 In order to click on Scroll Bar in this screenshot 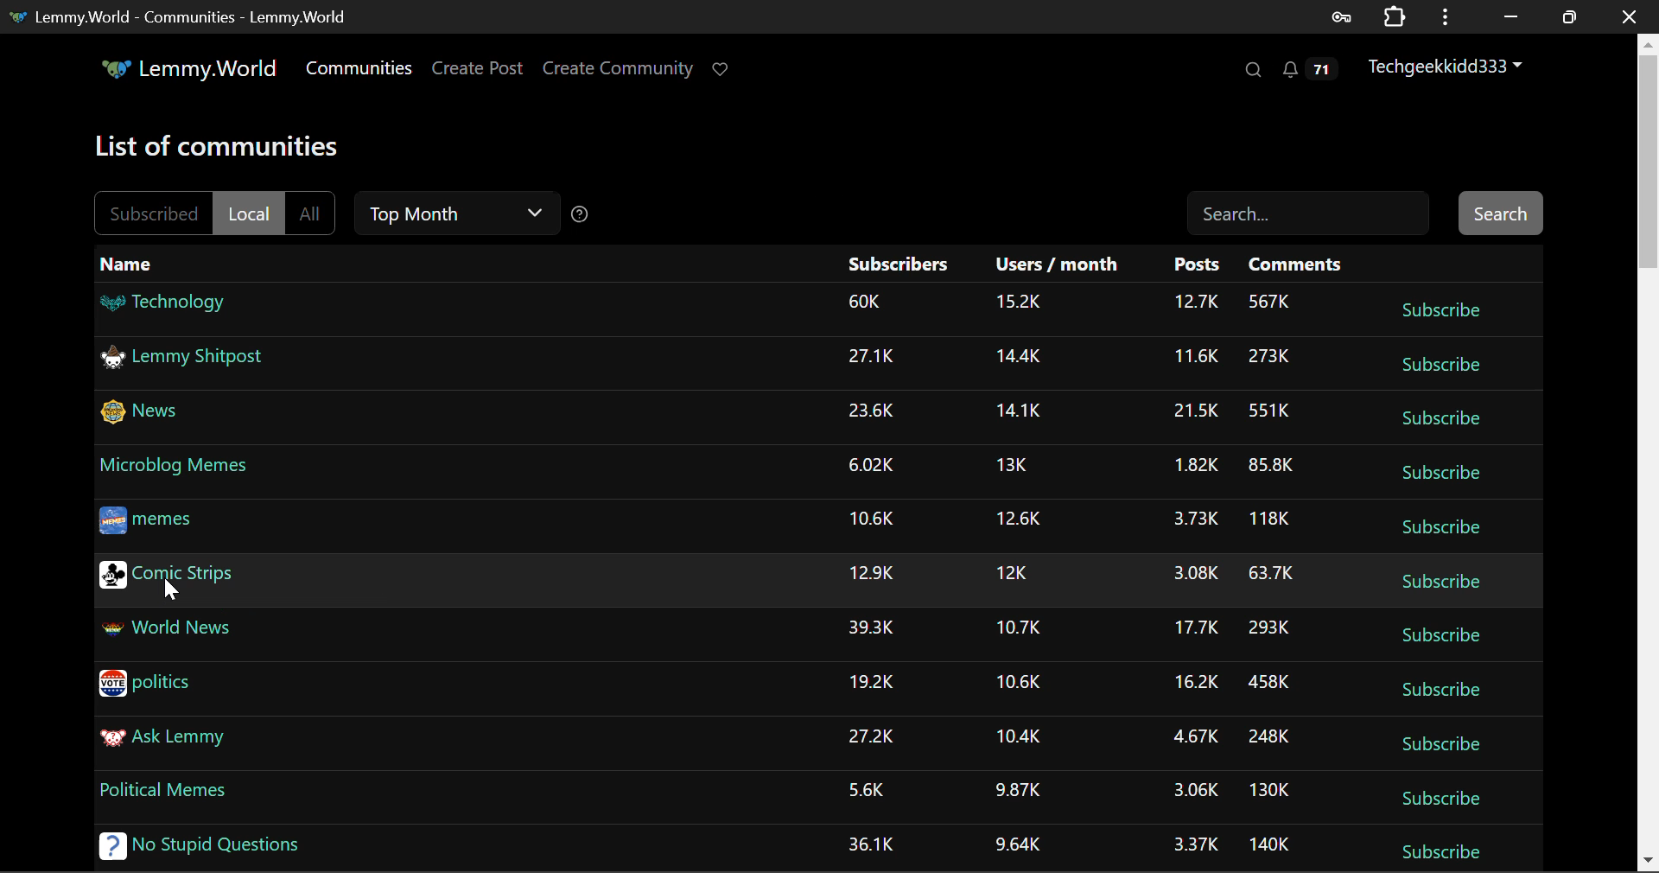, I will do `click(1649, 451)`.